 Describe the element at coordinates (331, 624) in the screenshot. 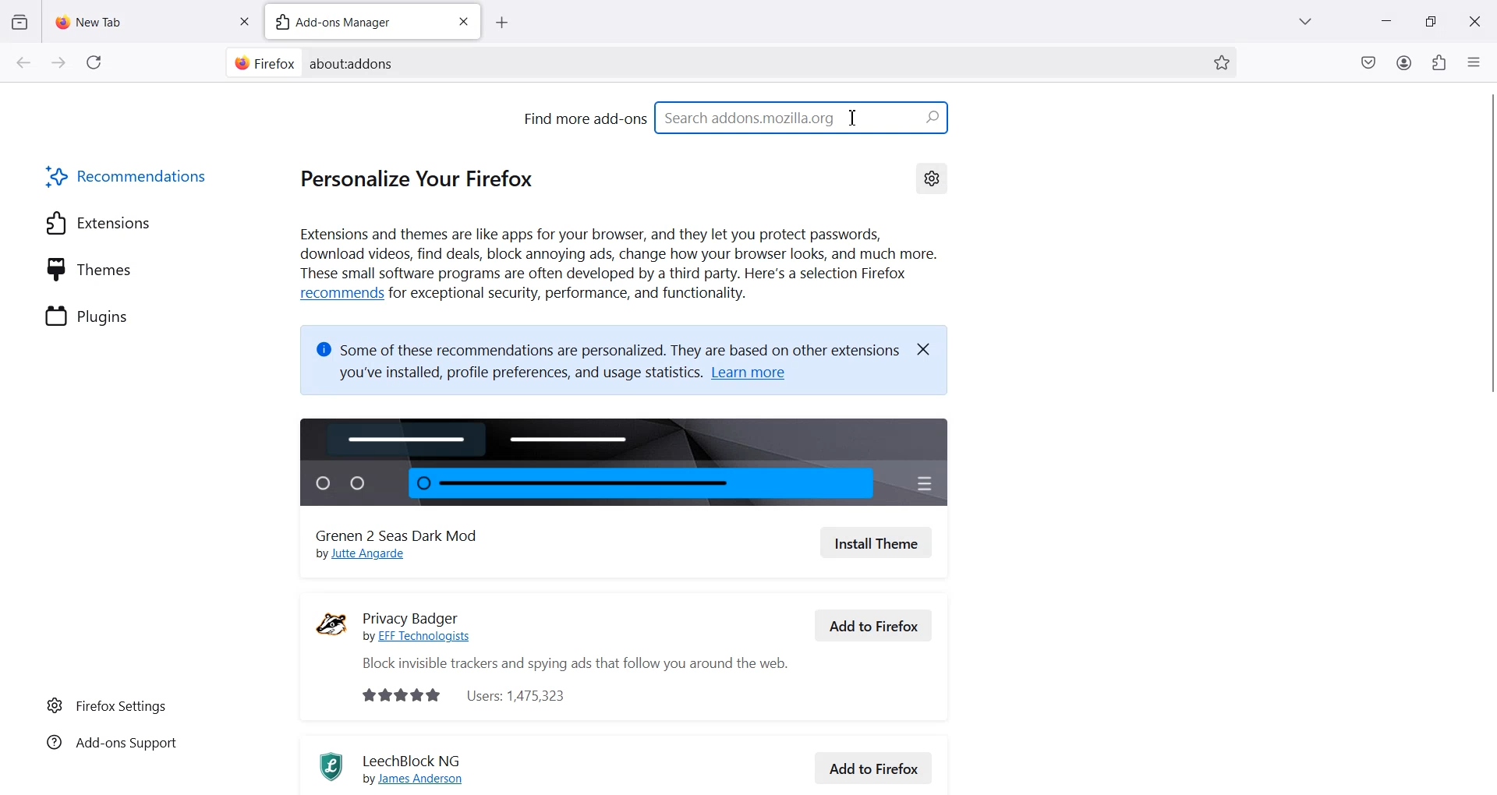

I see `Logo` at that location.